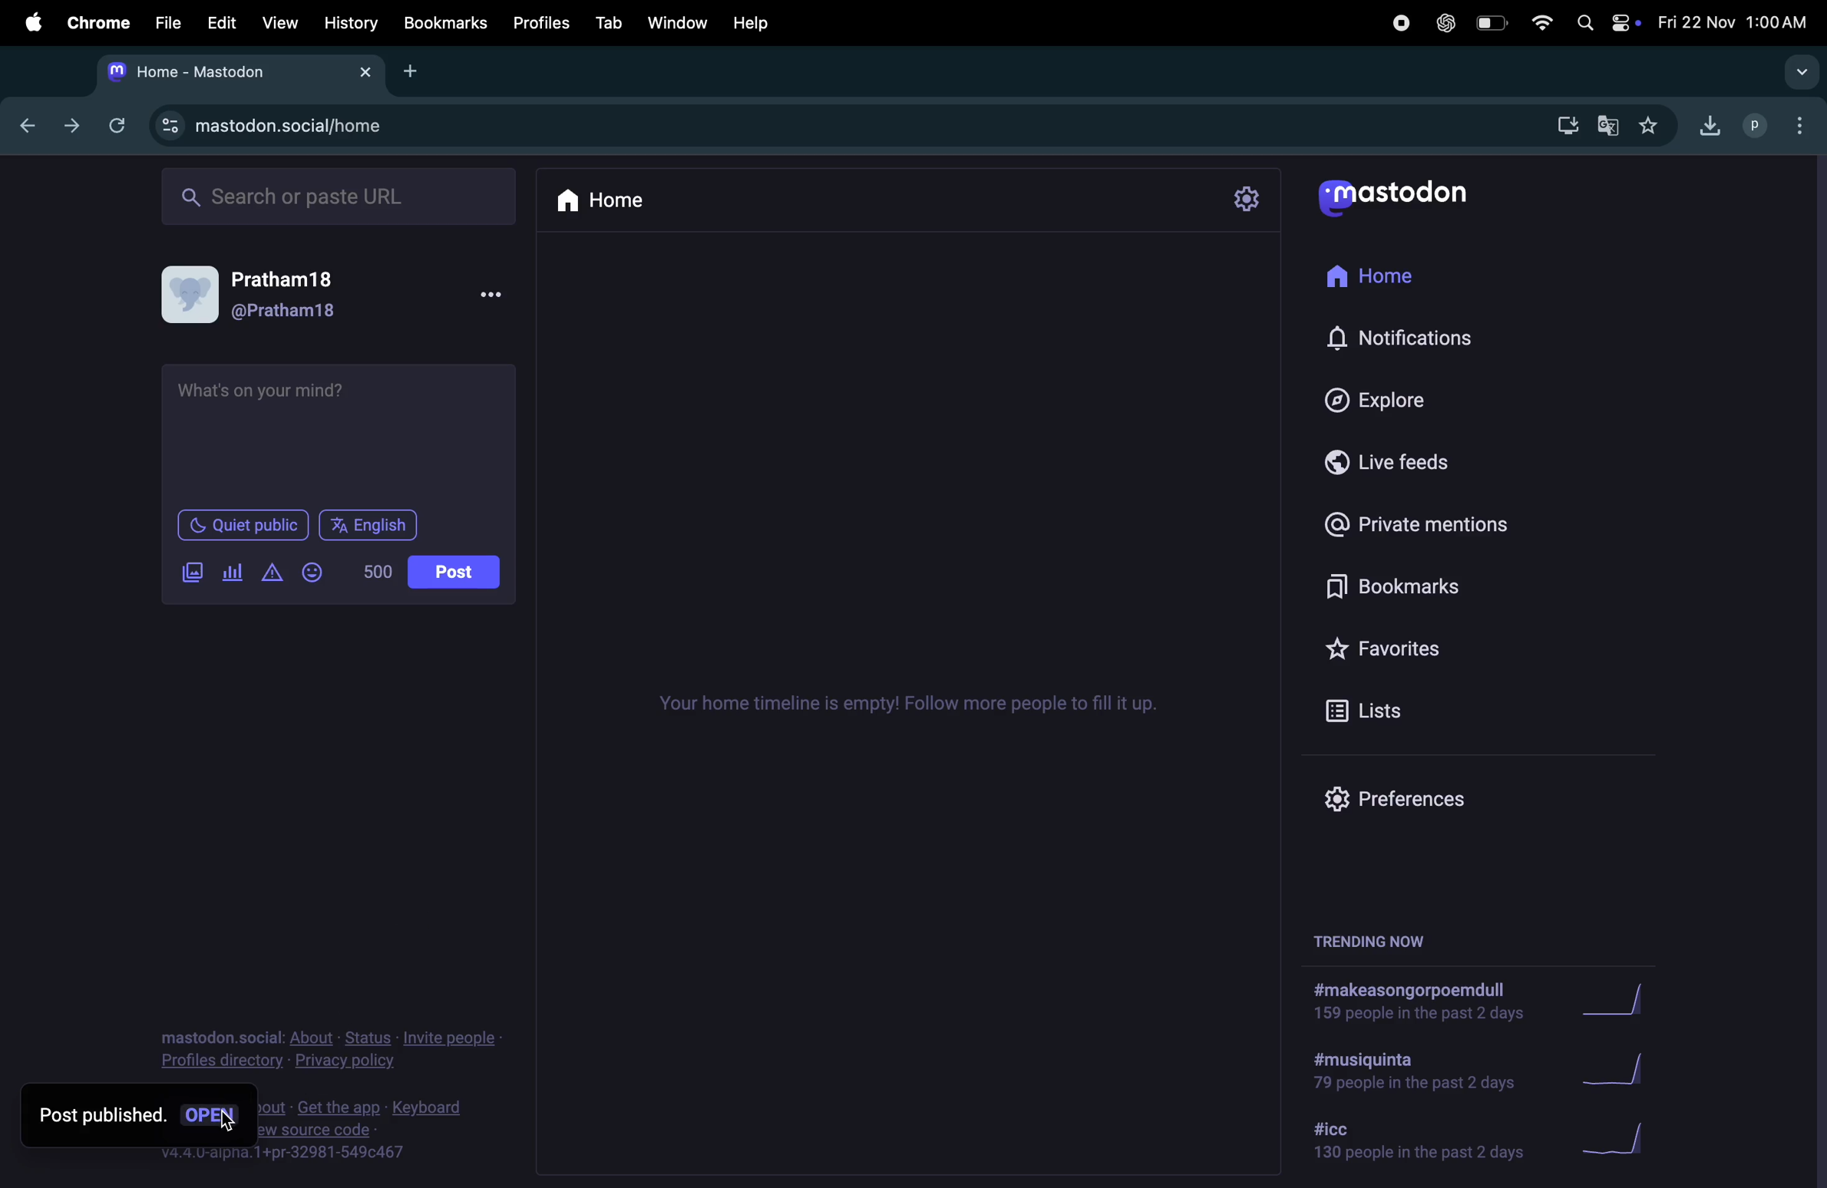 The image size is (1827, 1188). I want to click on file, so click(163, 25).